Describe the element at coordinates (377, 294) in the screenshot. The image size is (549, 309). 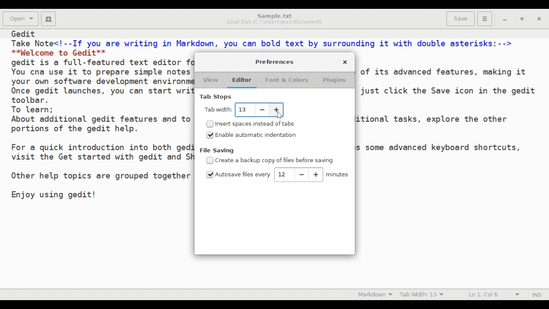
I see `Highlight Mode: Markdown` at that location.